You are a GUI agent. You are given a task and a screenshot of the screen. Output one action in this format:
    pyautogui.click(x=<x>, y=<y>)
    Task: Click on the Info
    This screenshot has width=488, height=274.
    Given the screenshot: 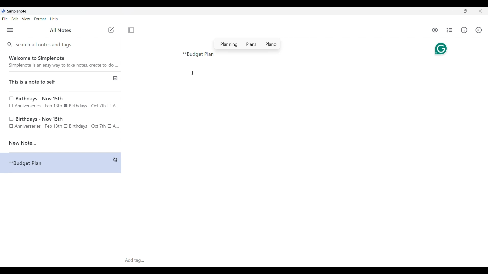 What is the action you would take?
    pyautogui.click(x=464, y=30)
    